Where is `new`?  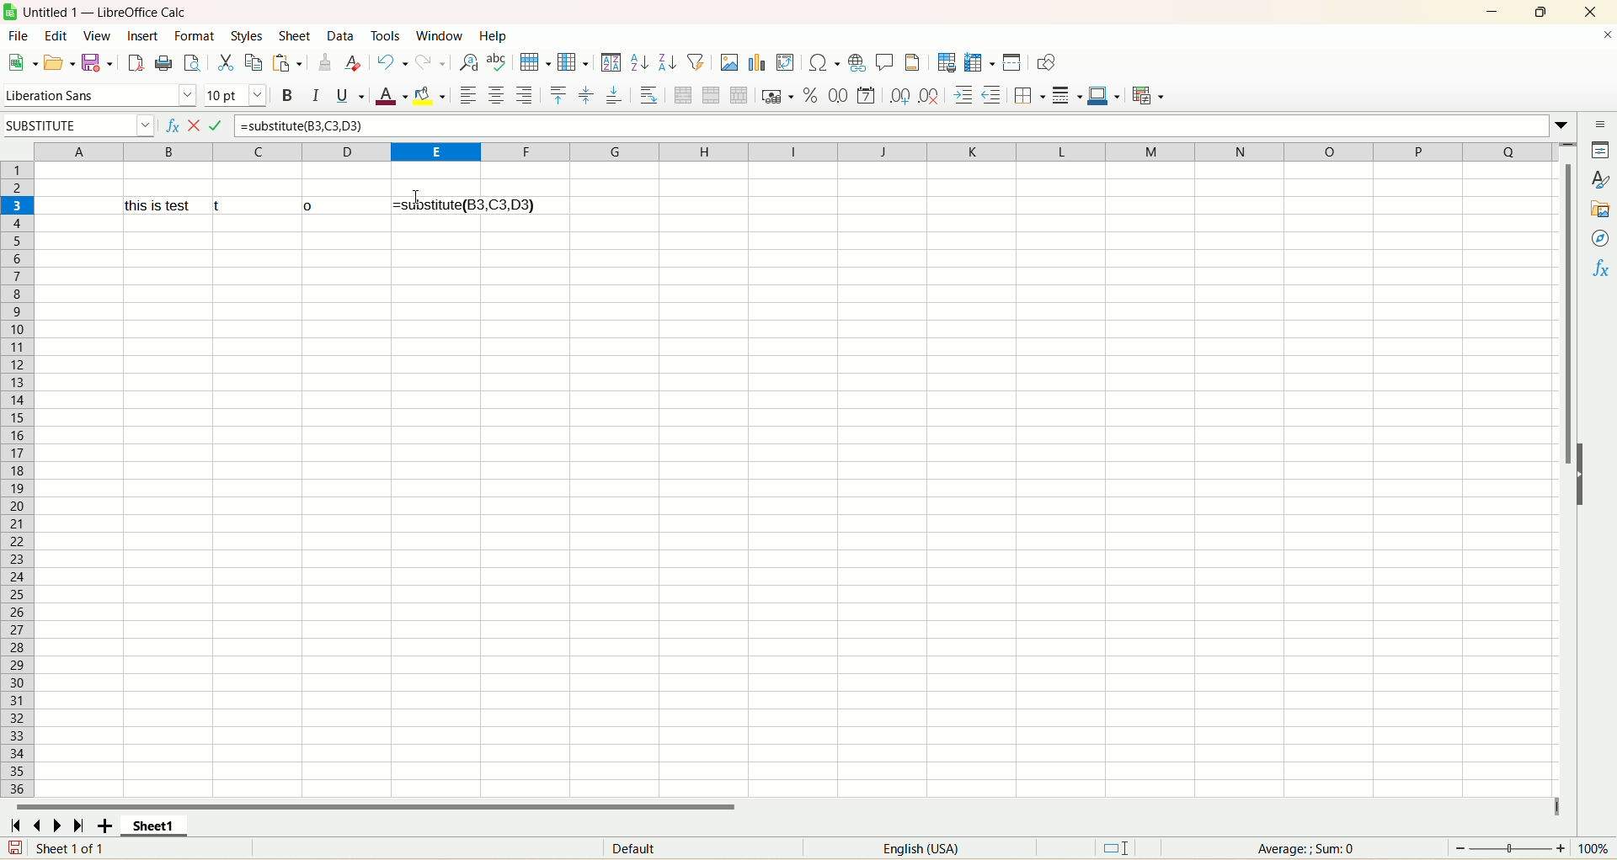 new is located at coordinates (23, 61).